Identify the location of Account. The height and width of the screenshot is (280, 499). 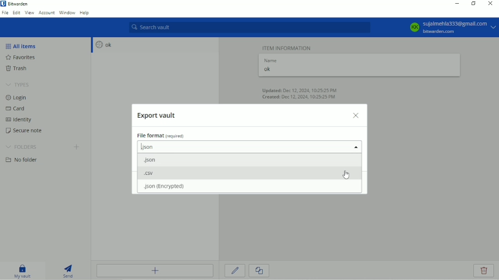
(47, 12).